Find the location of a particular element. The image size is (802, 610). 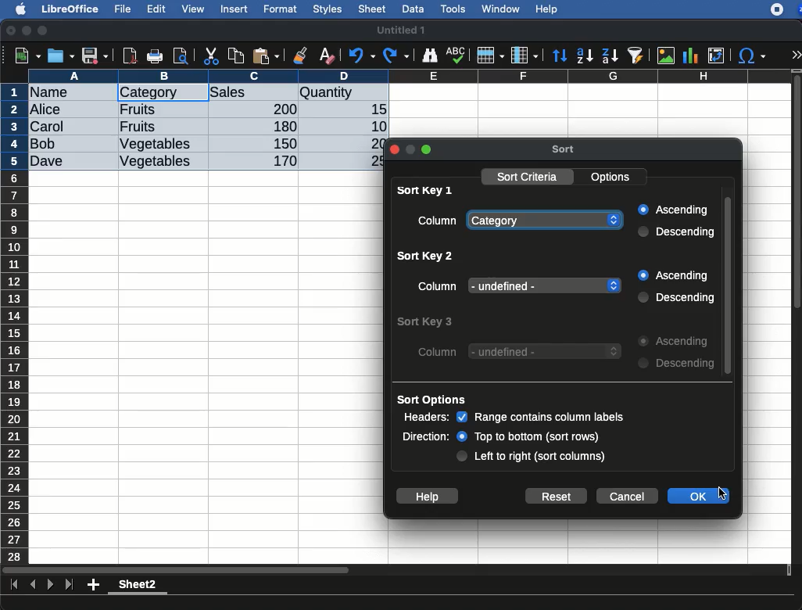

10 is located at coordinates (374, 125).